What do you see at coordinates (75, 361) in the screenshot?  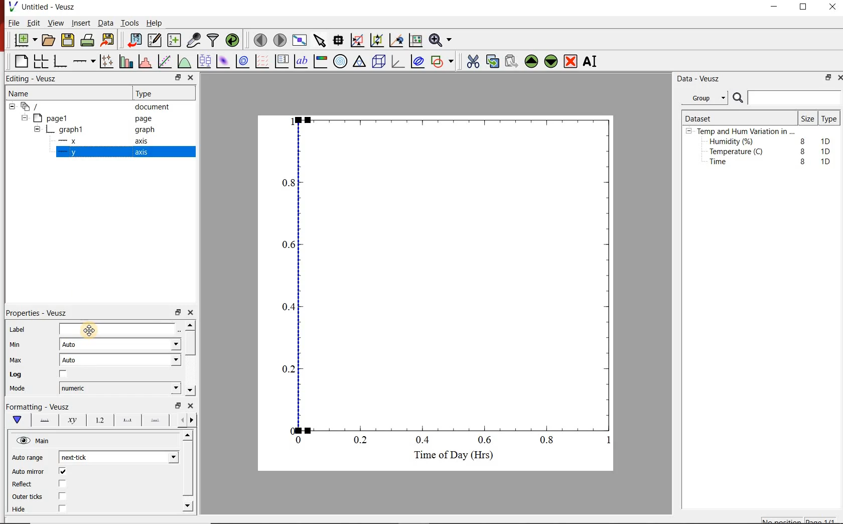 I see `Auto` at bounding box center [75, 361].